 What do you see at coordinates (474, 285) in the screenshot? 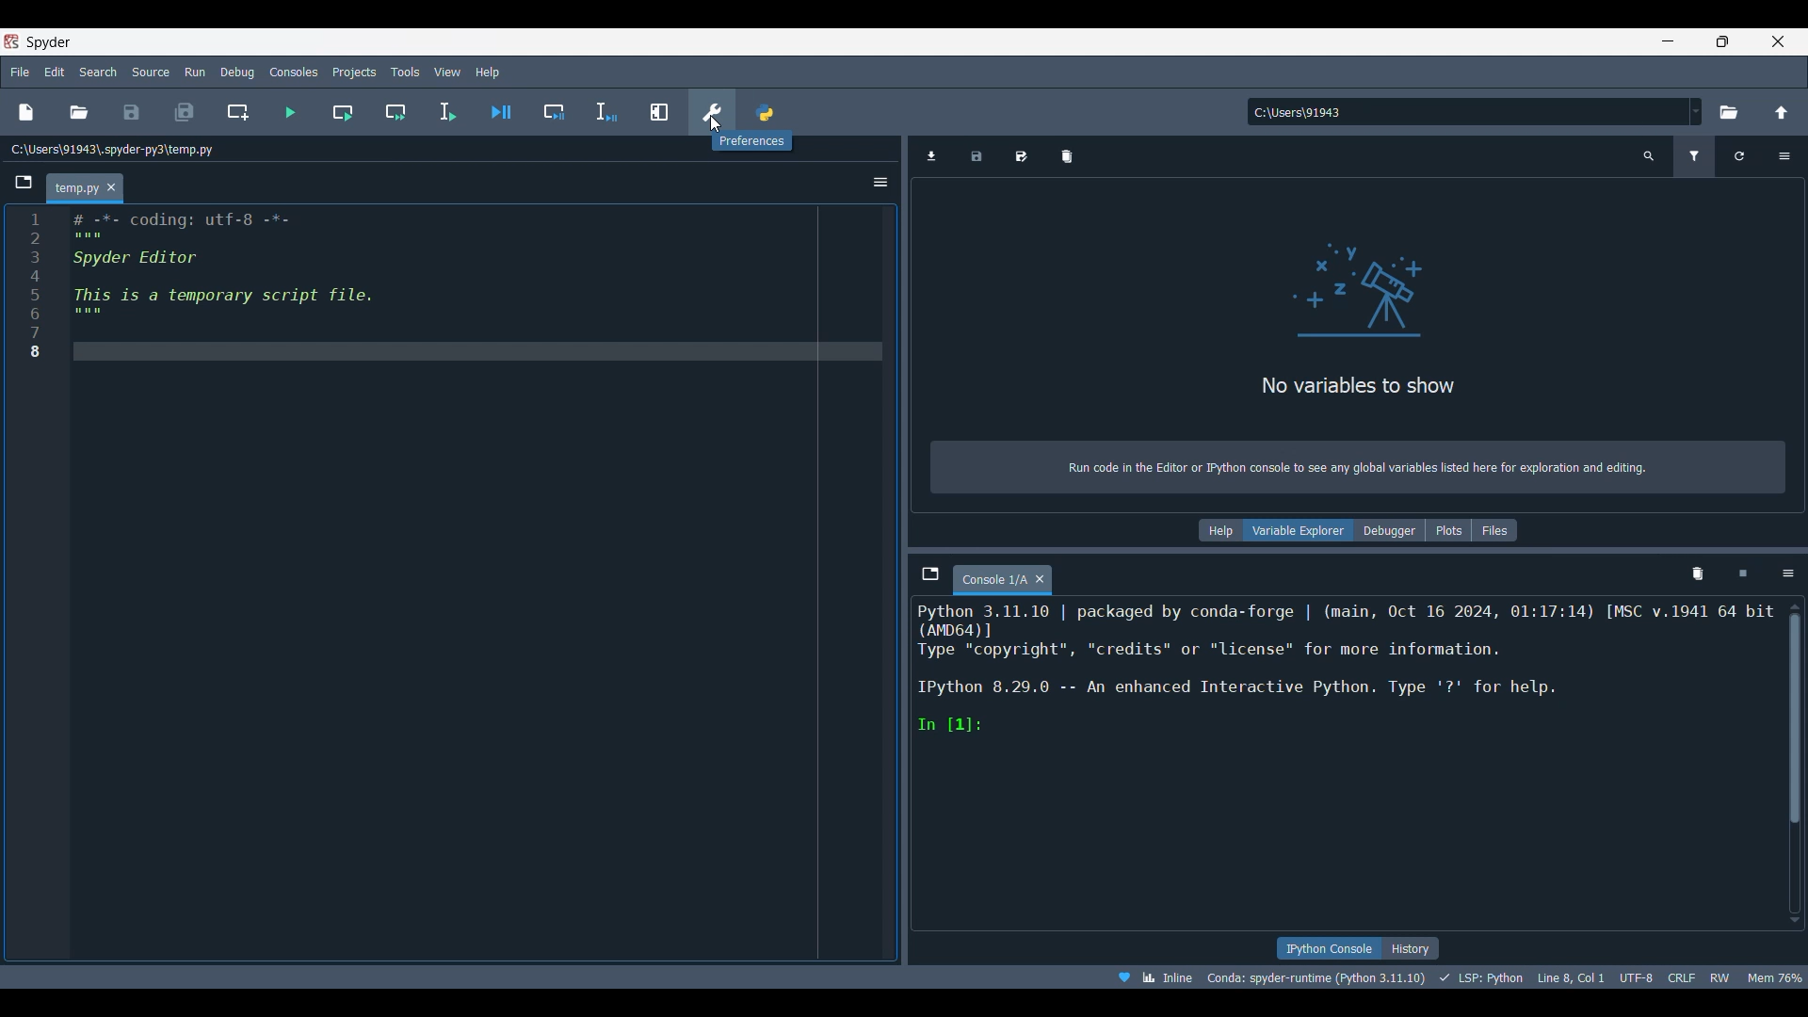
I see `editor pane` at bounding box center [474, 285].